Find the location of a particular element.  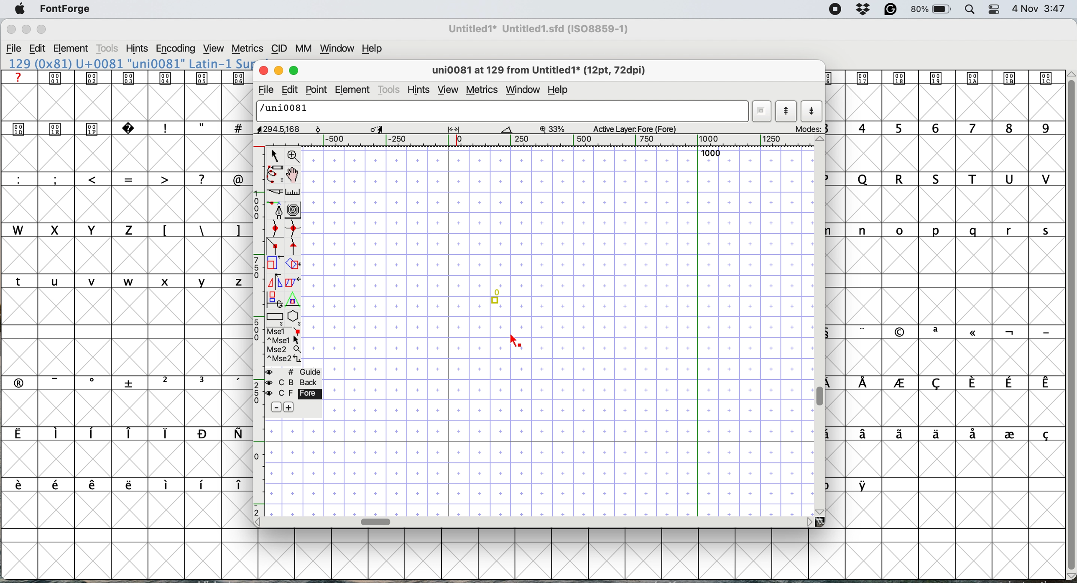

rotate the selection is located at coordinates (292, 265).